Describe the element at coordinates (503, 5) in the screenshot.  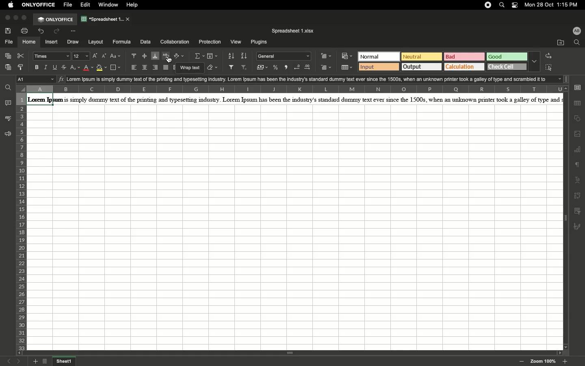
I see `Search` at that location.